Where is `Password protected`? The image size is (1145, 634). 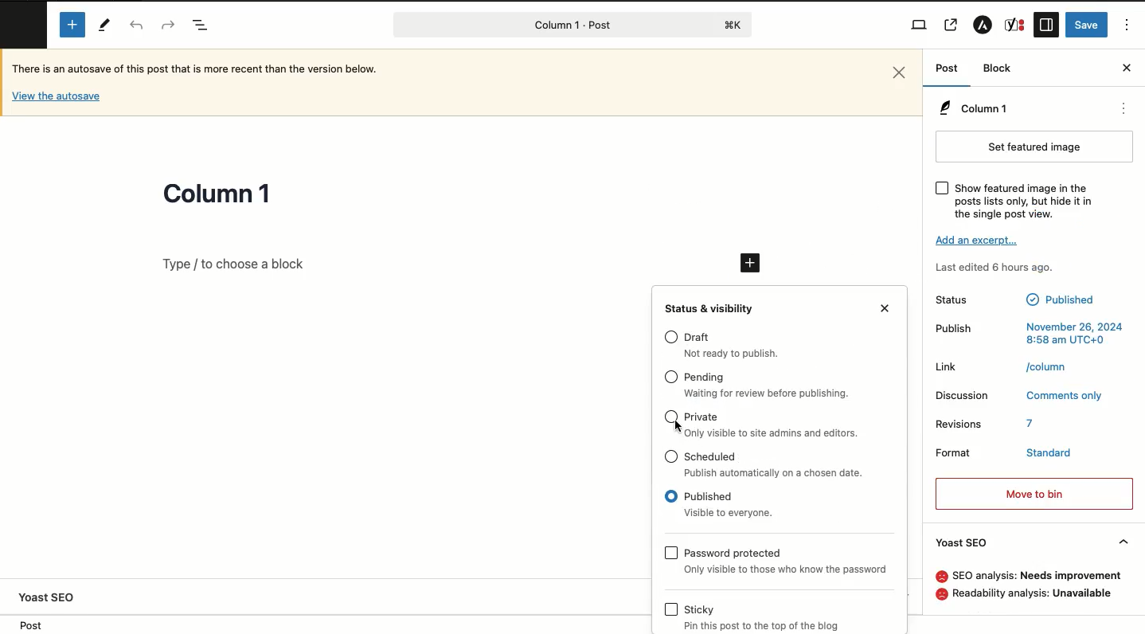
Password protected is located at coordinates (785, 569).